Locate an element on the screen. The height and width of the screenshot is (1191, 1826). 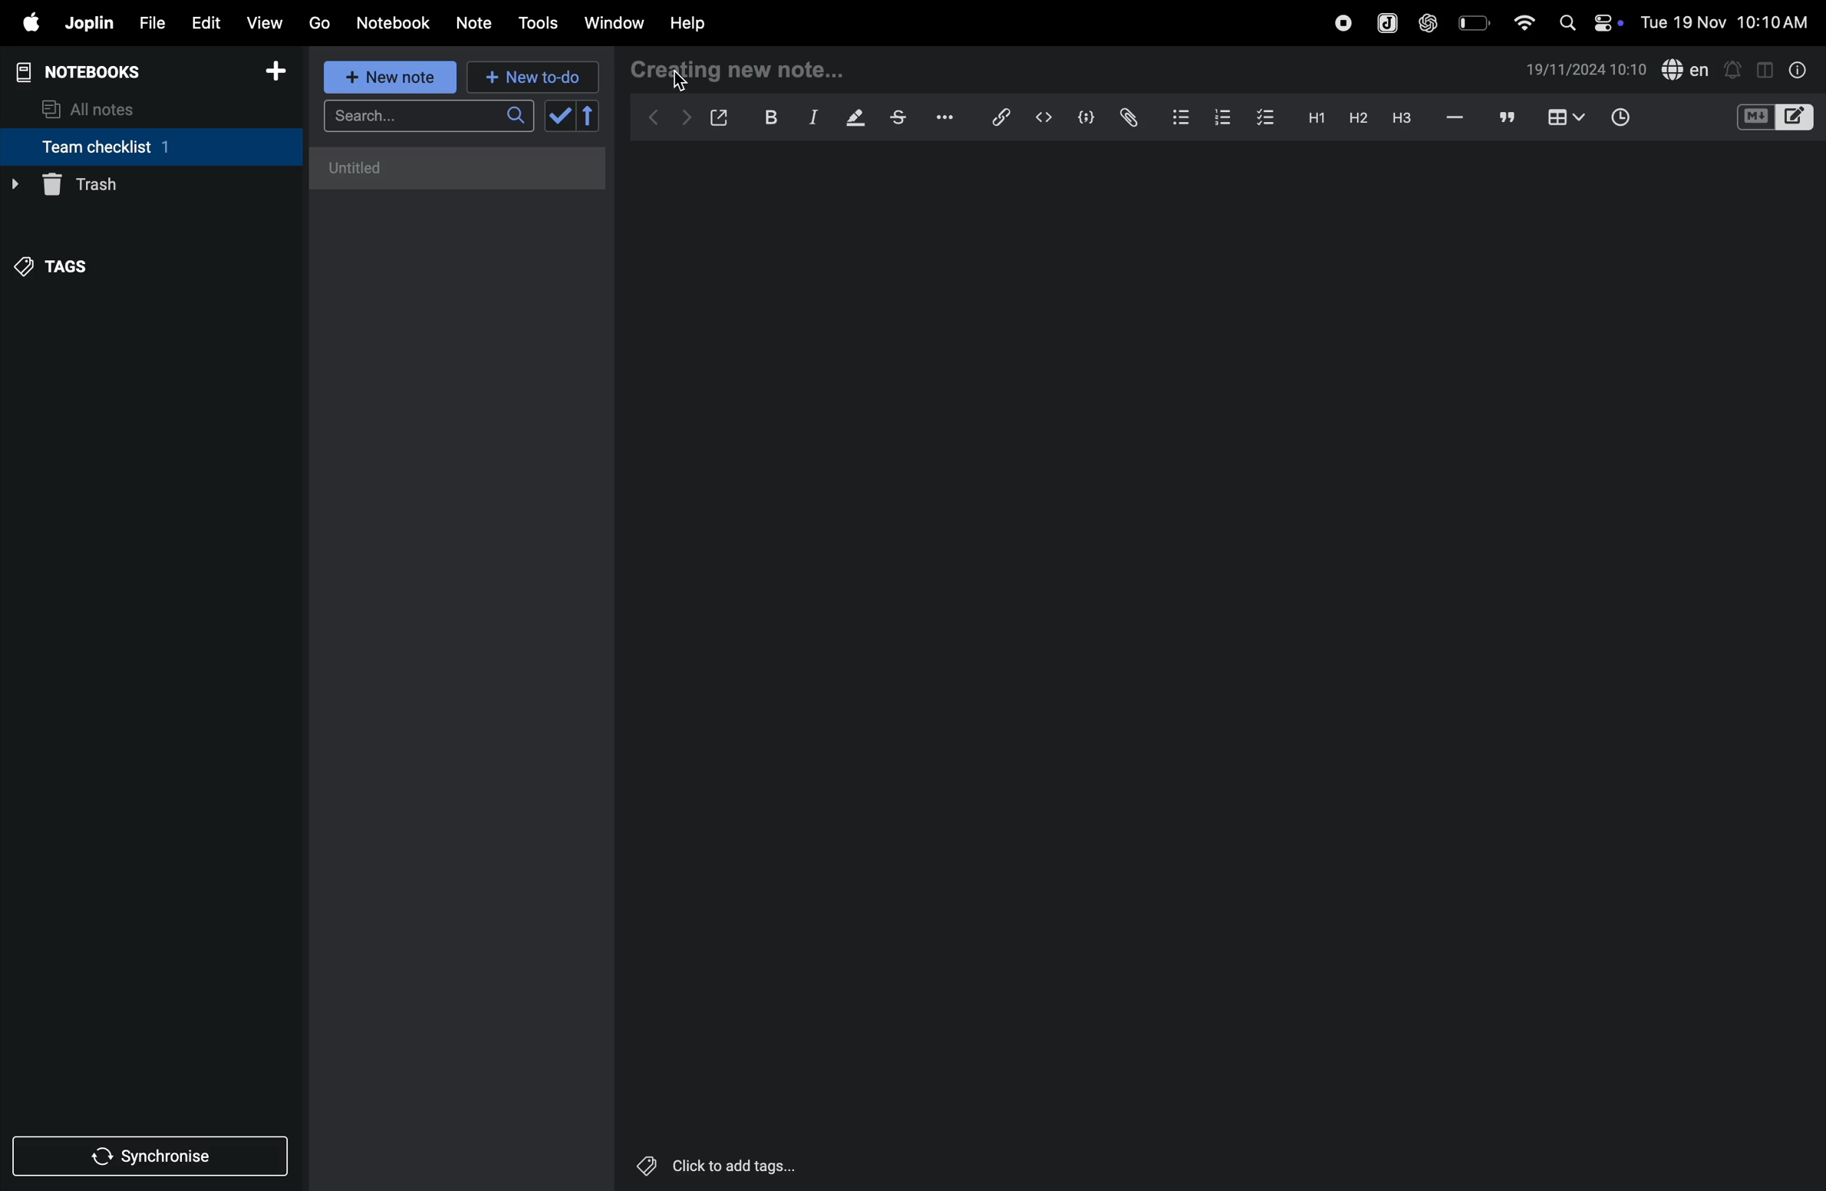
apple menu is located at coordinates (30, 24).